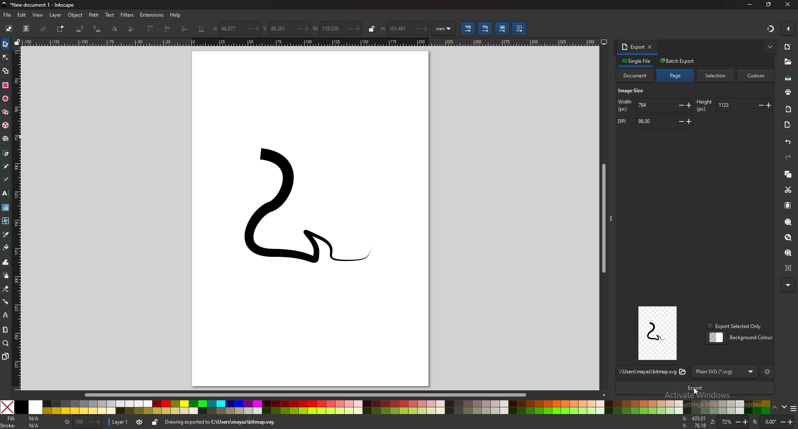 The height and width of the screenshot is (429, 798). What do you see at coordinates (293, 213) in the screenshot?
I see `drawing` at bounding box center [293, 213].